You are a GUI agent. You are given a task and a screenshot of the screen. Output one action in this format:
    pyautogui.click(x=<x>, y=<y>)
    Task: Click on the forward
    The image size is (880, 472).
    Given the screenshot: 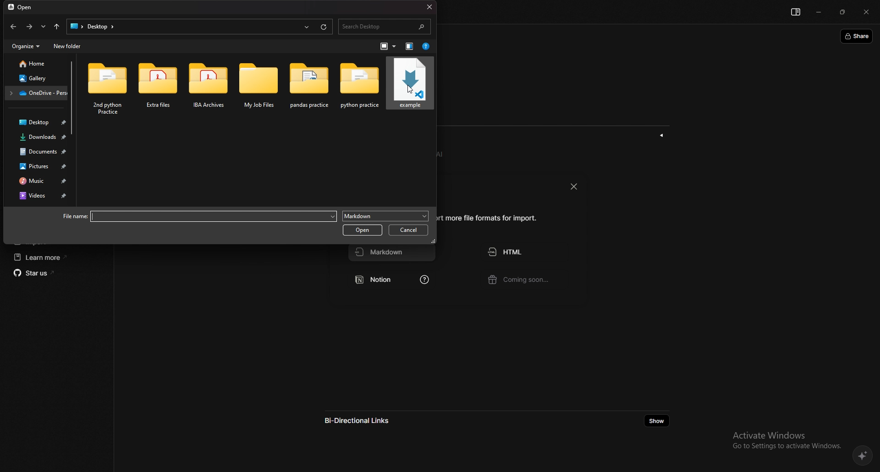 What is the action you would take?
    pyautogui.click(x=29, y=27)
    